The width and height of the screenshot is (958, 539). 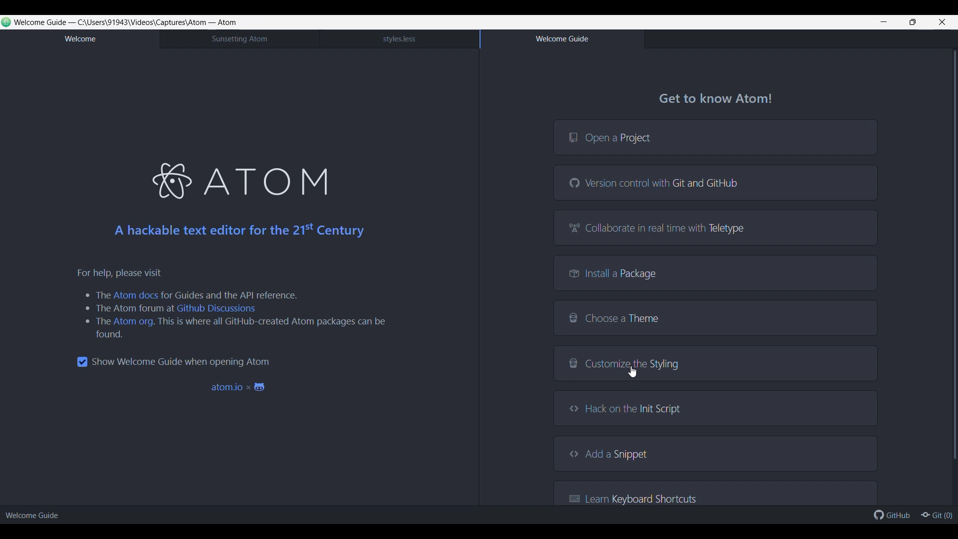 I want to click on For help, please visit, so click(x=121, y=272).